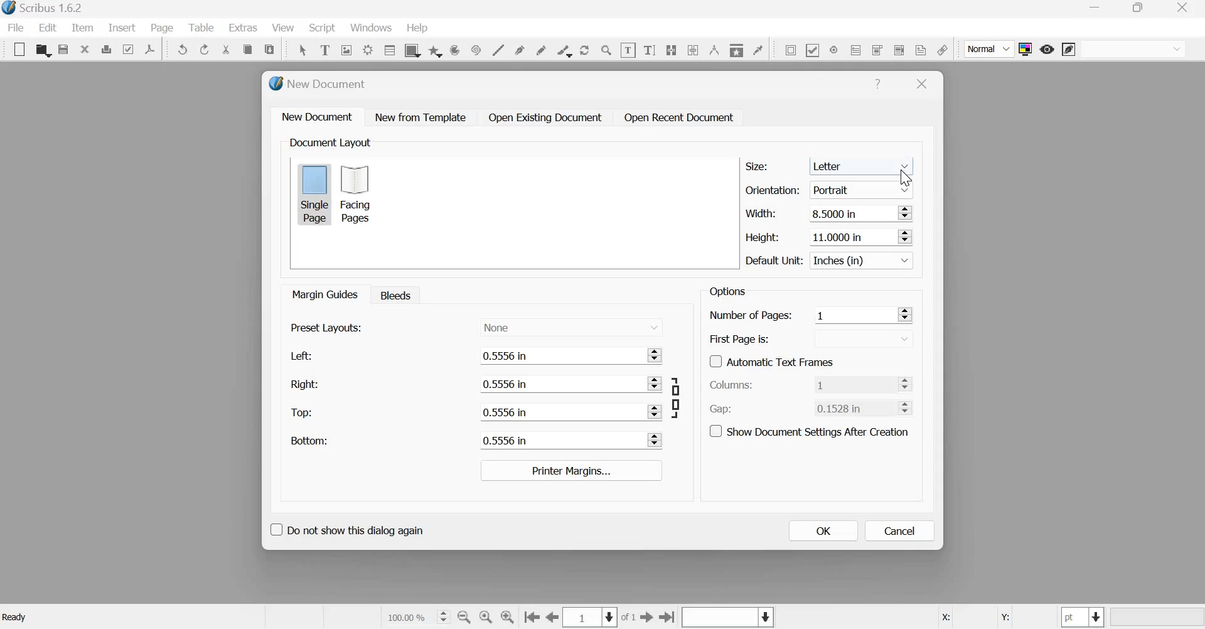 This screenshot has width=1205, height=629. What do you see at coordinates (628, 50) in the screenshot?
I see `edit contents of frame` at bounding box center [628, 50].